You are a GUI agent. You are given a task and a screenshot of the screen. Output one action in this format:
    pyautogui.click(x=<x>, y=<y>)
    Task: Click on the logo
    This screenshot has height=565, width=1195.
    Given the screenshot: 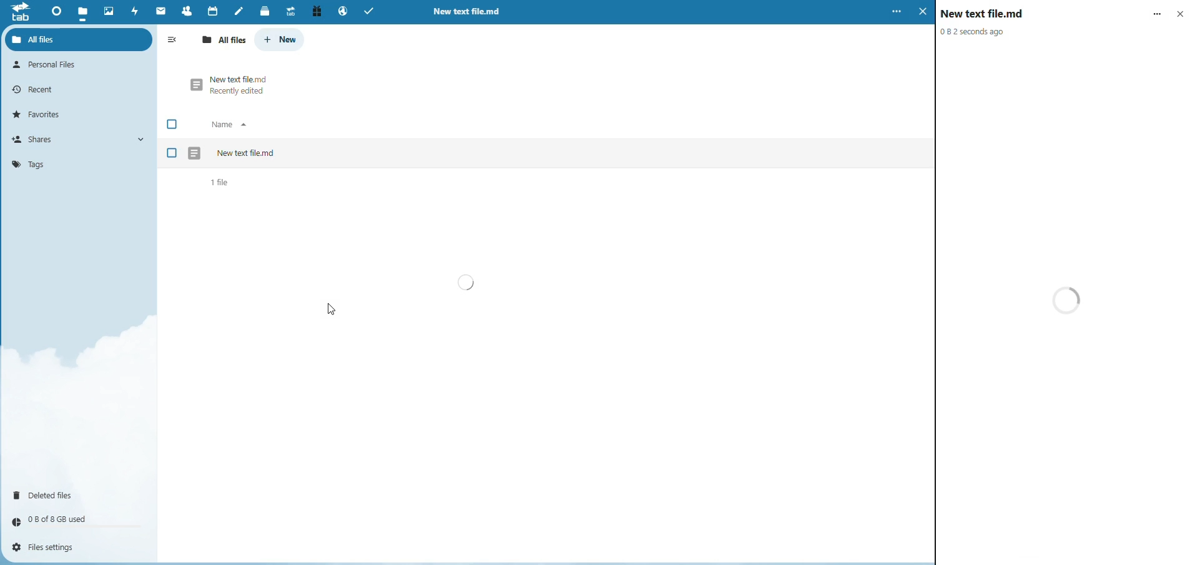 What is the action you would take?
    pyautogui.click(x=20, y=16)
    